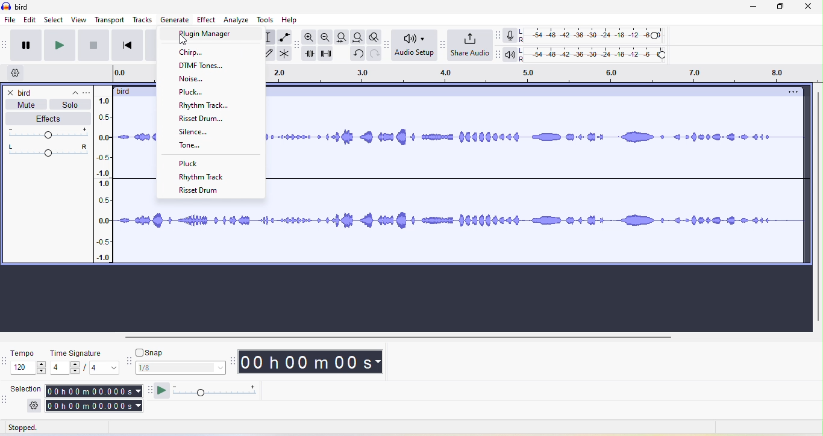 The image size is (823, 436). What do you see at coordinates (359, 37) in the screenshot?
I see `fit project to width` at bounding box center [359, 37].